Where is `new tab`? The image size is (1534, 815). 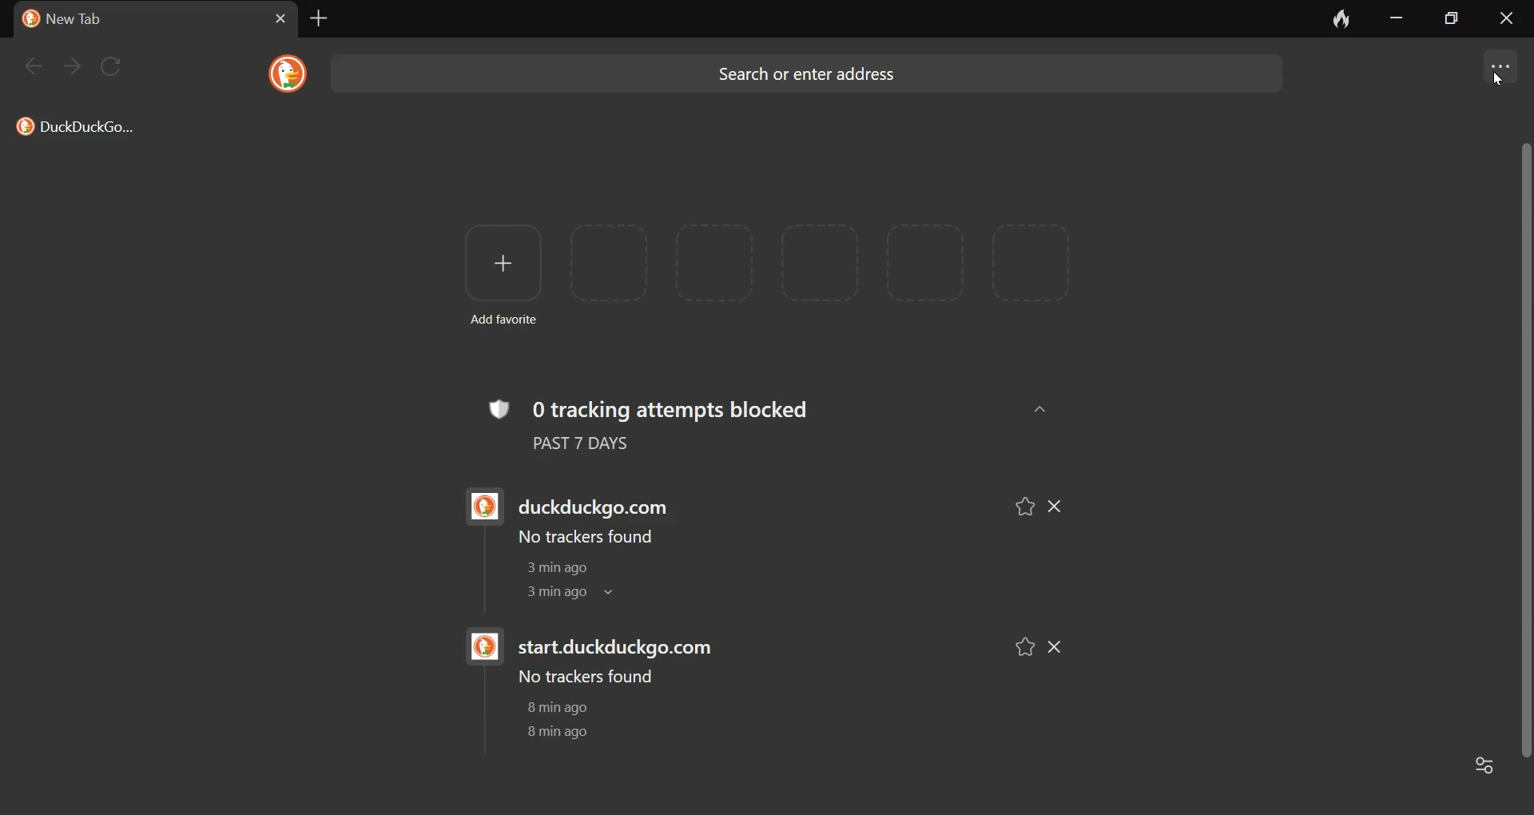
new tab is located at coordinates (316, 21).